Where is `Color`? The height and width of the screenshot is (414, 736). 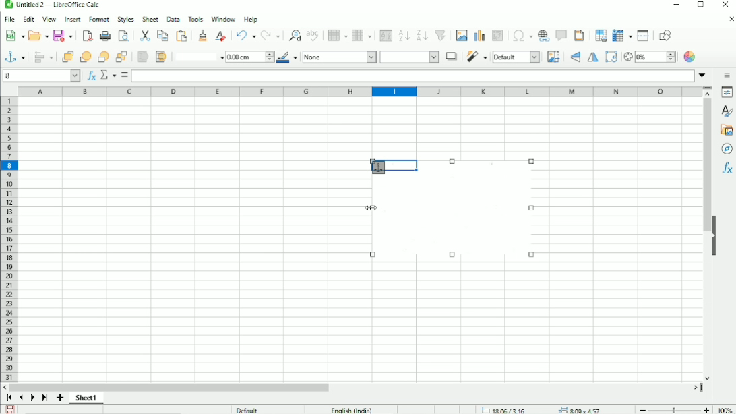 Color is located at coordinates (691, 57).